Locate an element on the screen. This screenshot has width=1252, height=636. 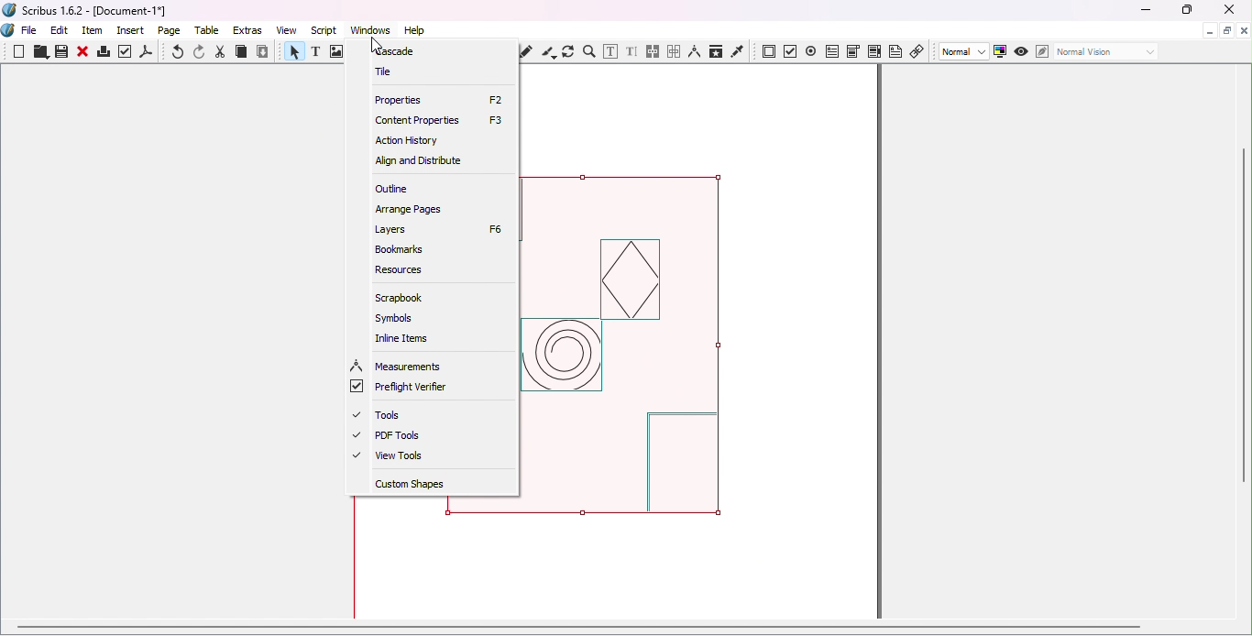
Align and Distribute is located at coordinates (415, 161).